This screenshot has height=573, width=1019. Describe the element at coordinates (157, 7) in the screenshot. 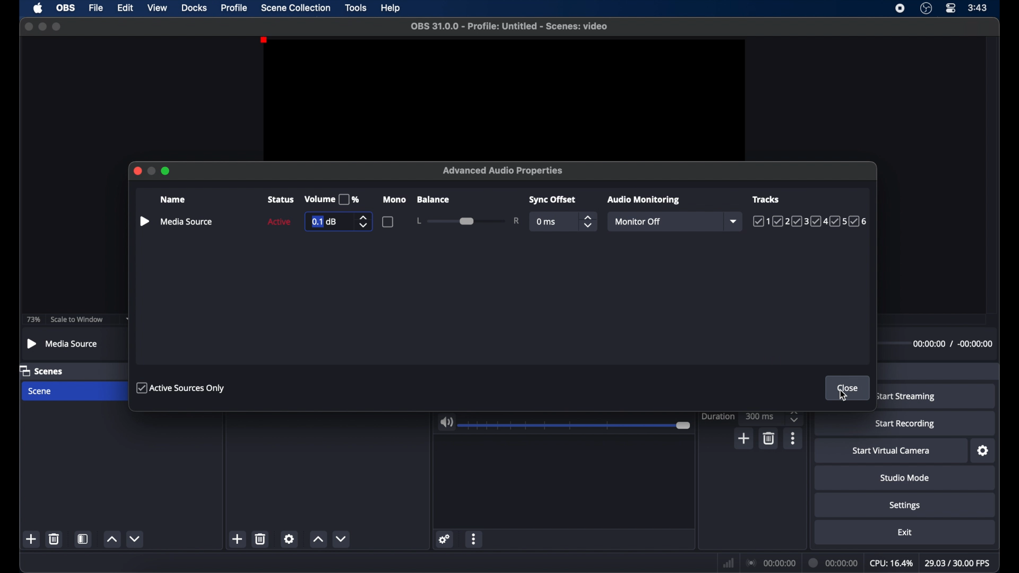

I see `view` at that location.